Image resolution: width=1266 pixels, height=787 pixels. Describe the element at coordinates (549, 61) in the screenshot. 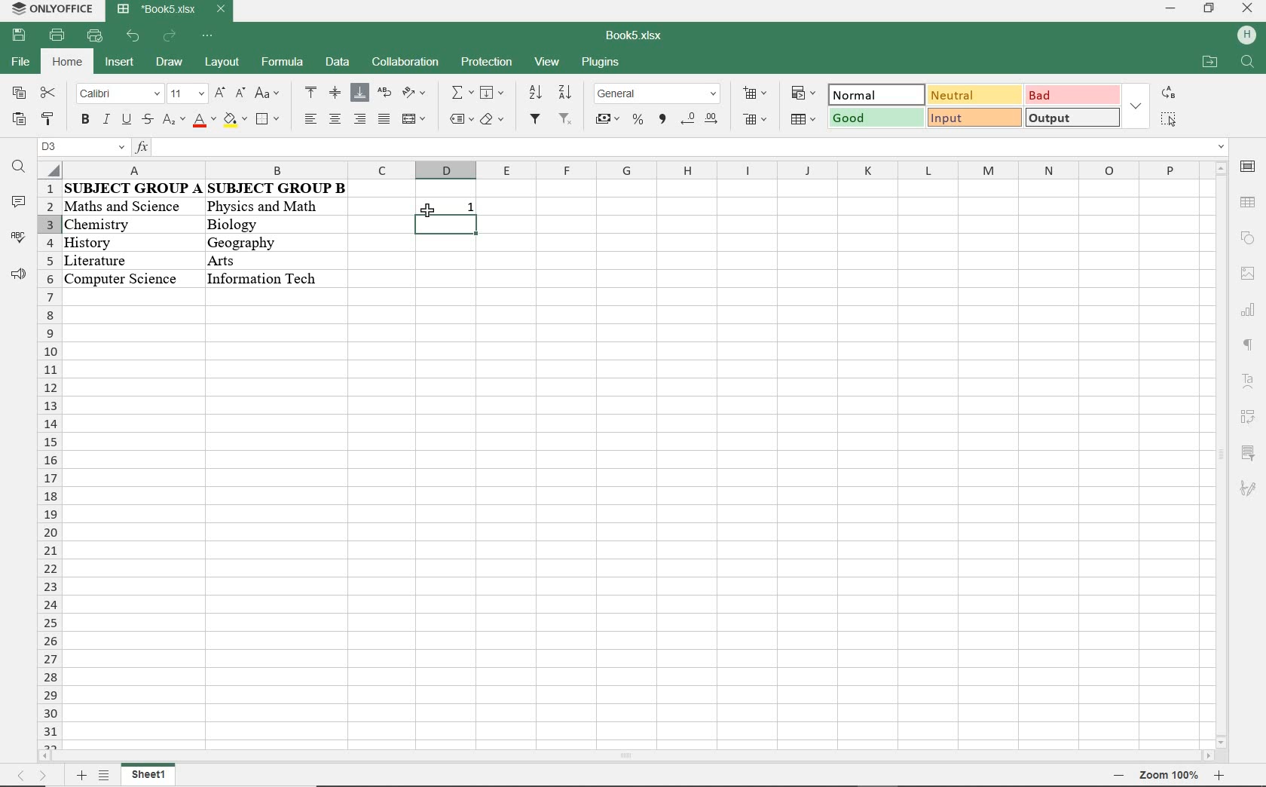

I see `view` at that location.